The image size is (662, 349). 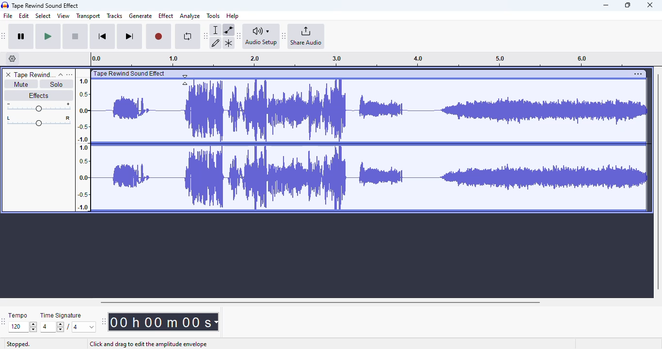 What do you see at coordinates (217, 30) in the screenshot?
I see `selection tool` at bounding box center [217, 30].